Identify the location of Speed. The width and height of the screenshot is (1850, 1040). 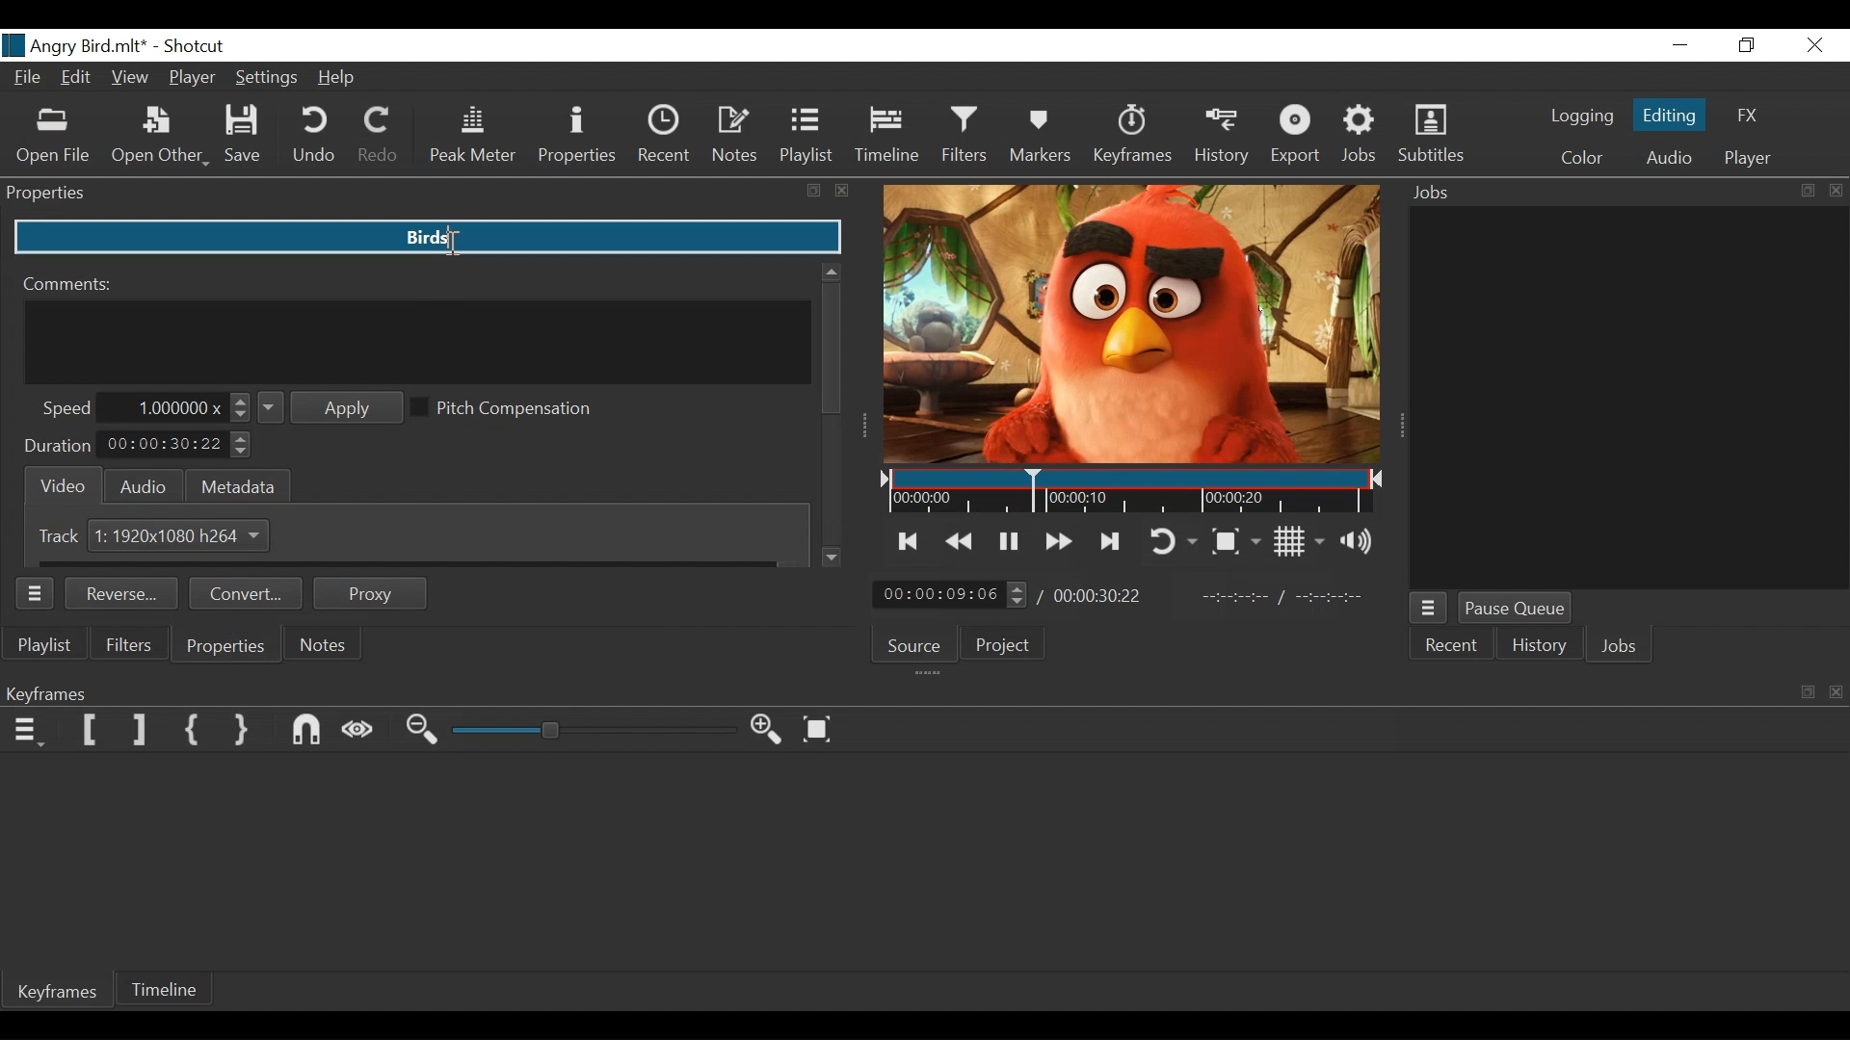
(66, 408).